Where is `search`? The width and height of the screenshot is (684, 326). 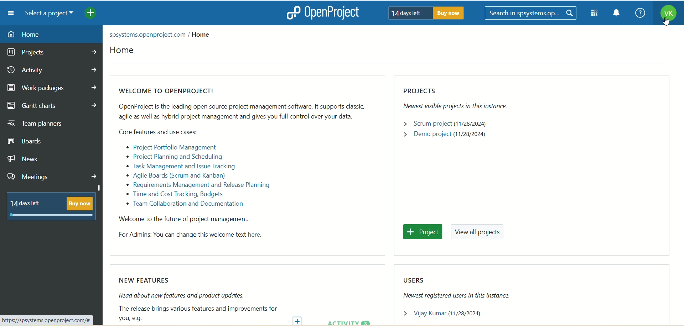
search is located at coordinates (532, 14).